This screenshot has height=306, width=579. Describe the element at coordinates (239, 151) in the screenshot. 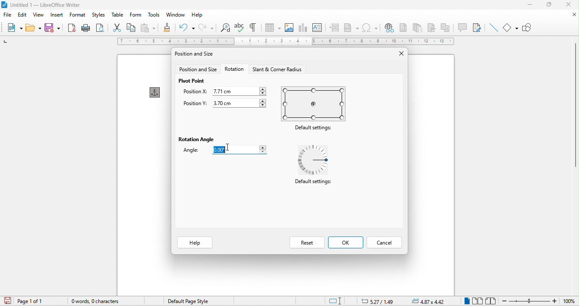

I see `0.00` at that location.